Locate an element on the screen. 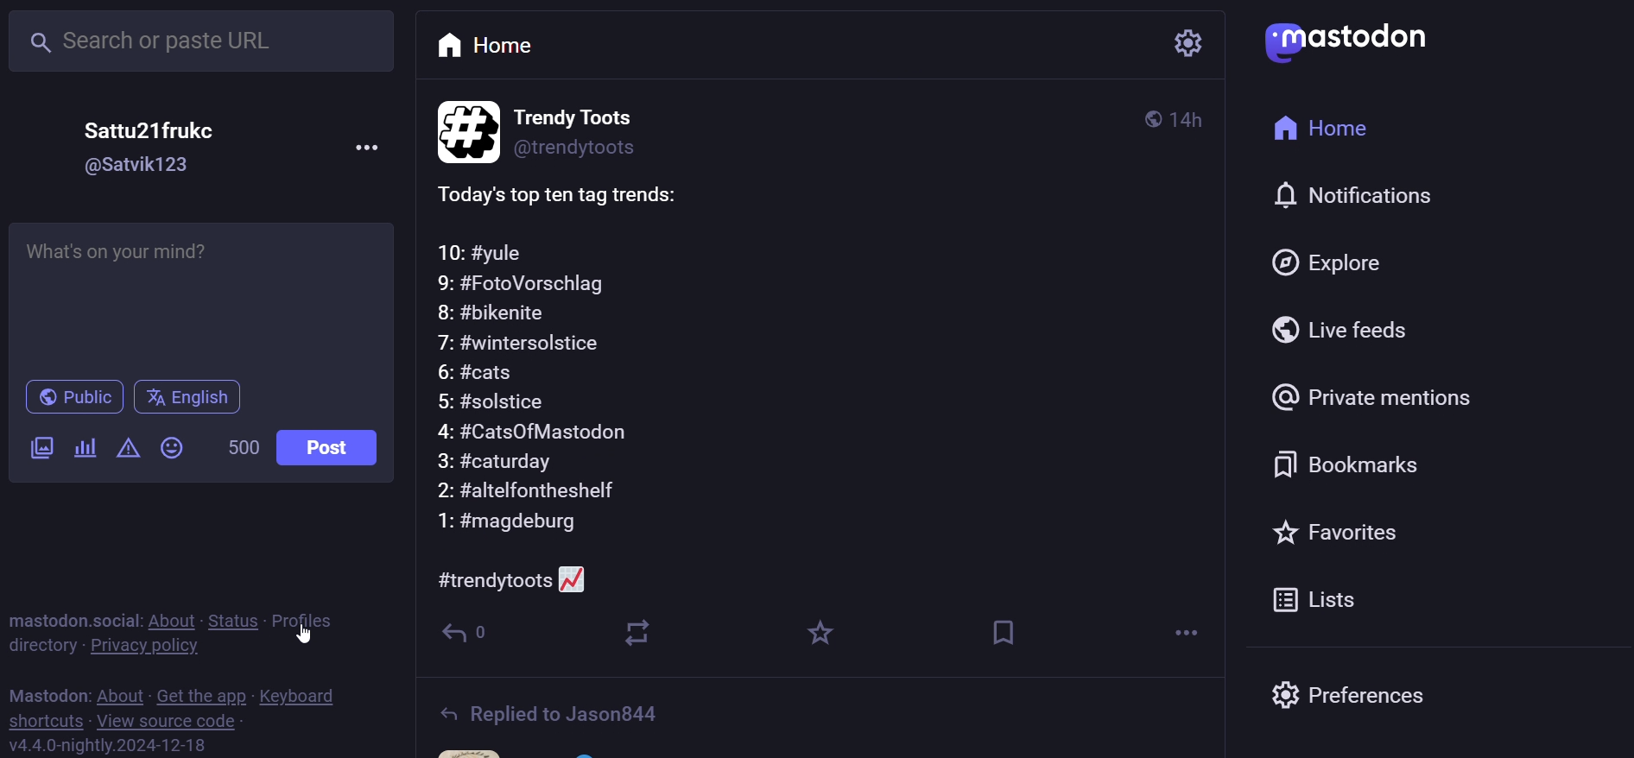 The height and width of the screenshot is (758, 1634). english is located at coordinates (188, 400).